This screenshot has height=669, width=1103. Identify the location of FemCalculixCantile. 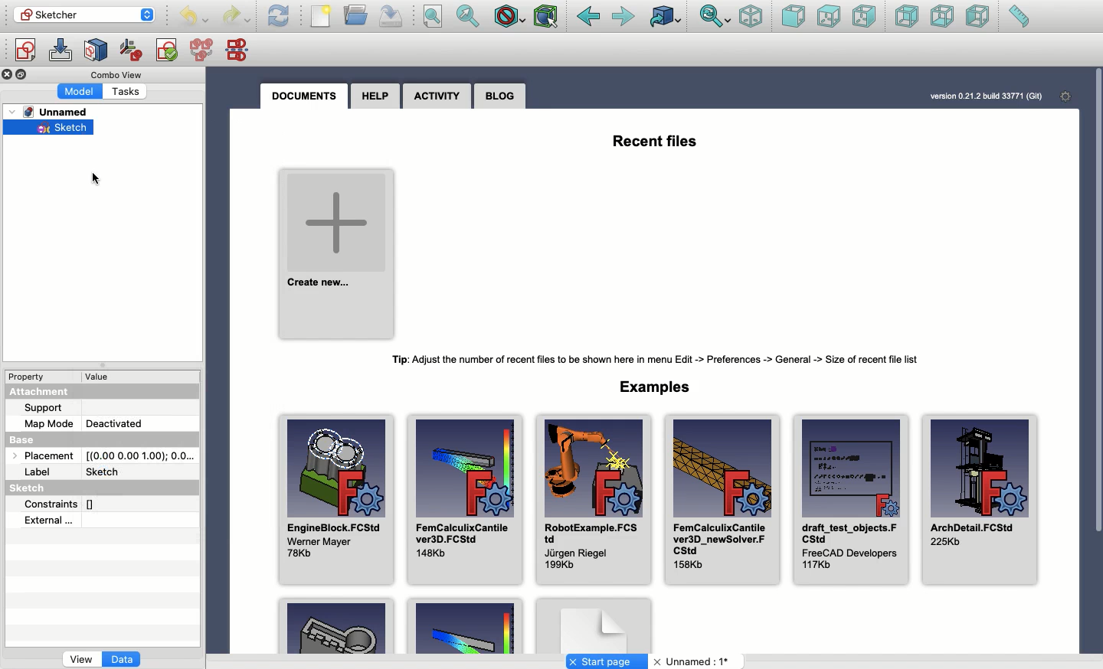
(464, 498).